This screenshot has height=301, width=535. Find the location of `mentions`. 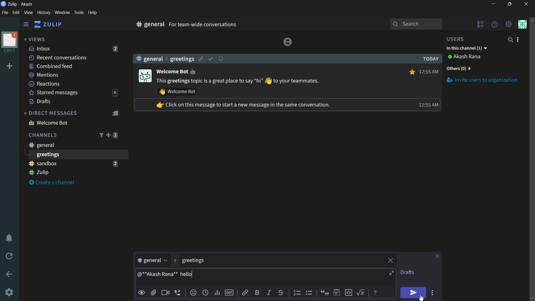

mentions is located at coordinates (45, 75).